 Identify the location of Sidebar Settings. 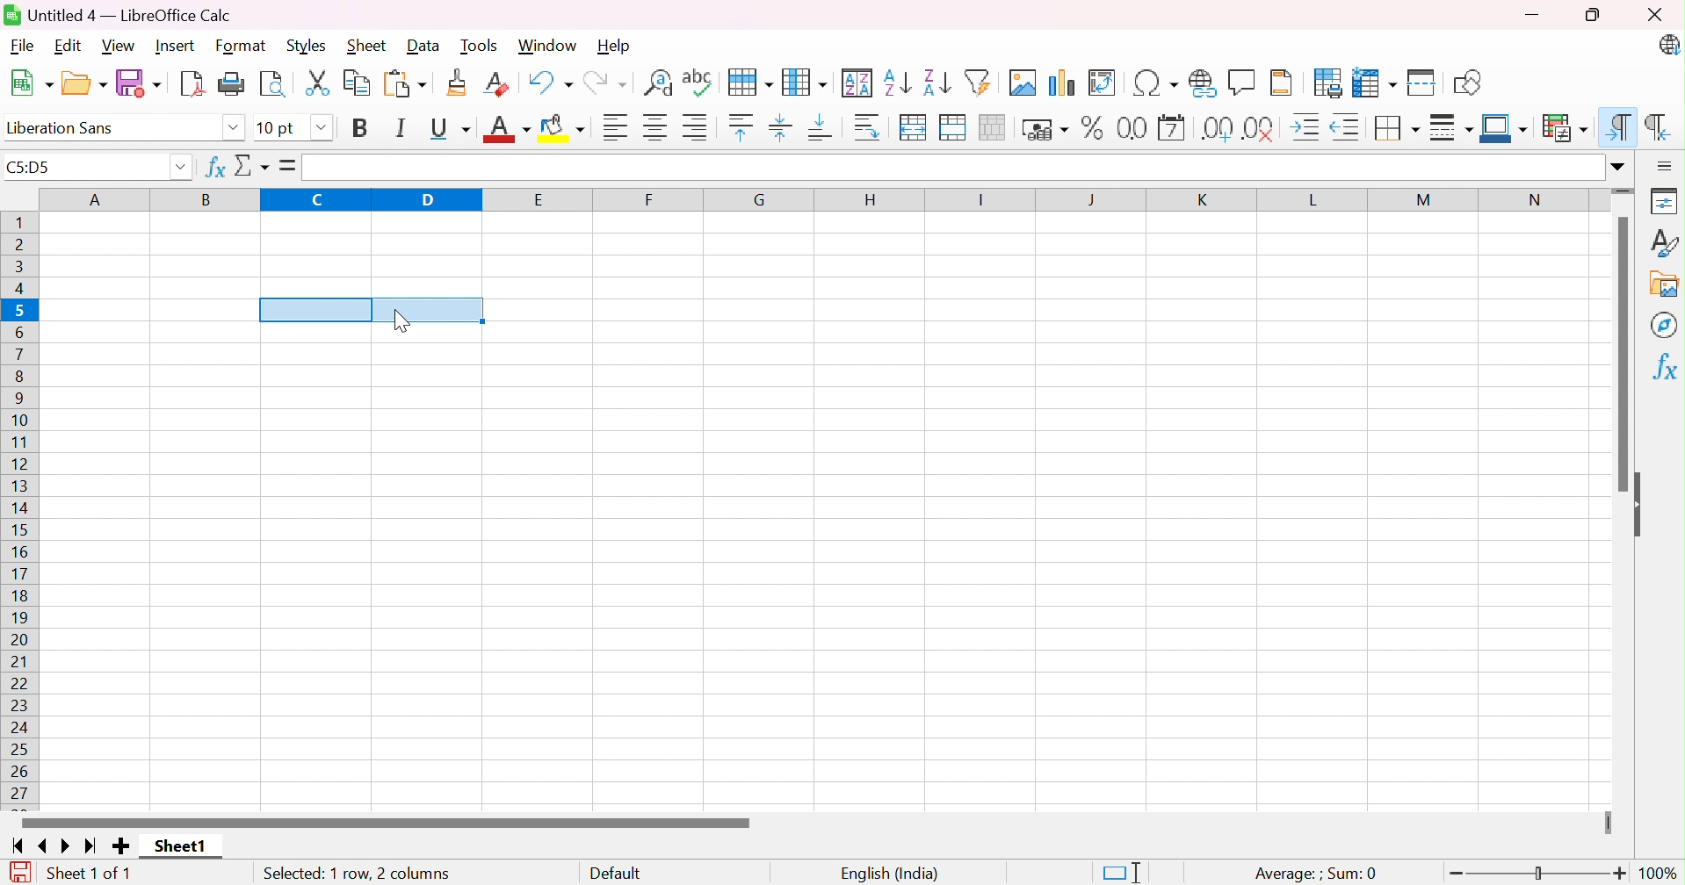
(1665, 165).